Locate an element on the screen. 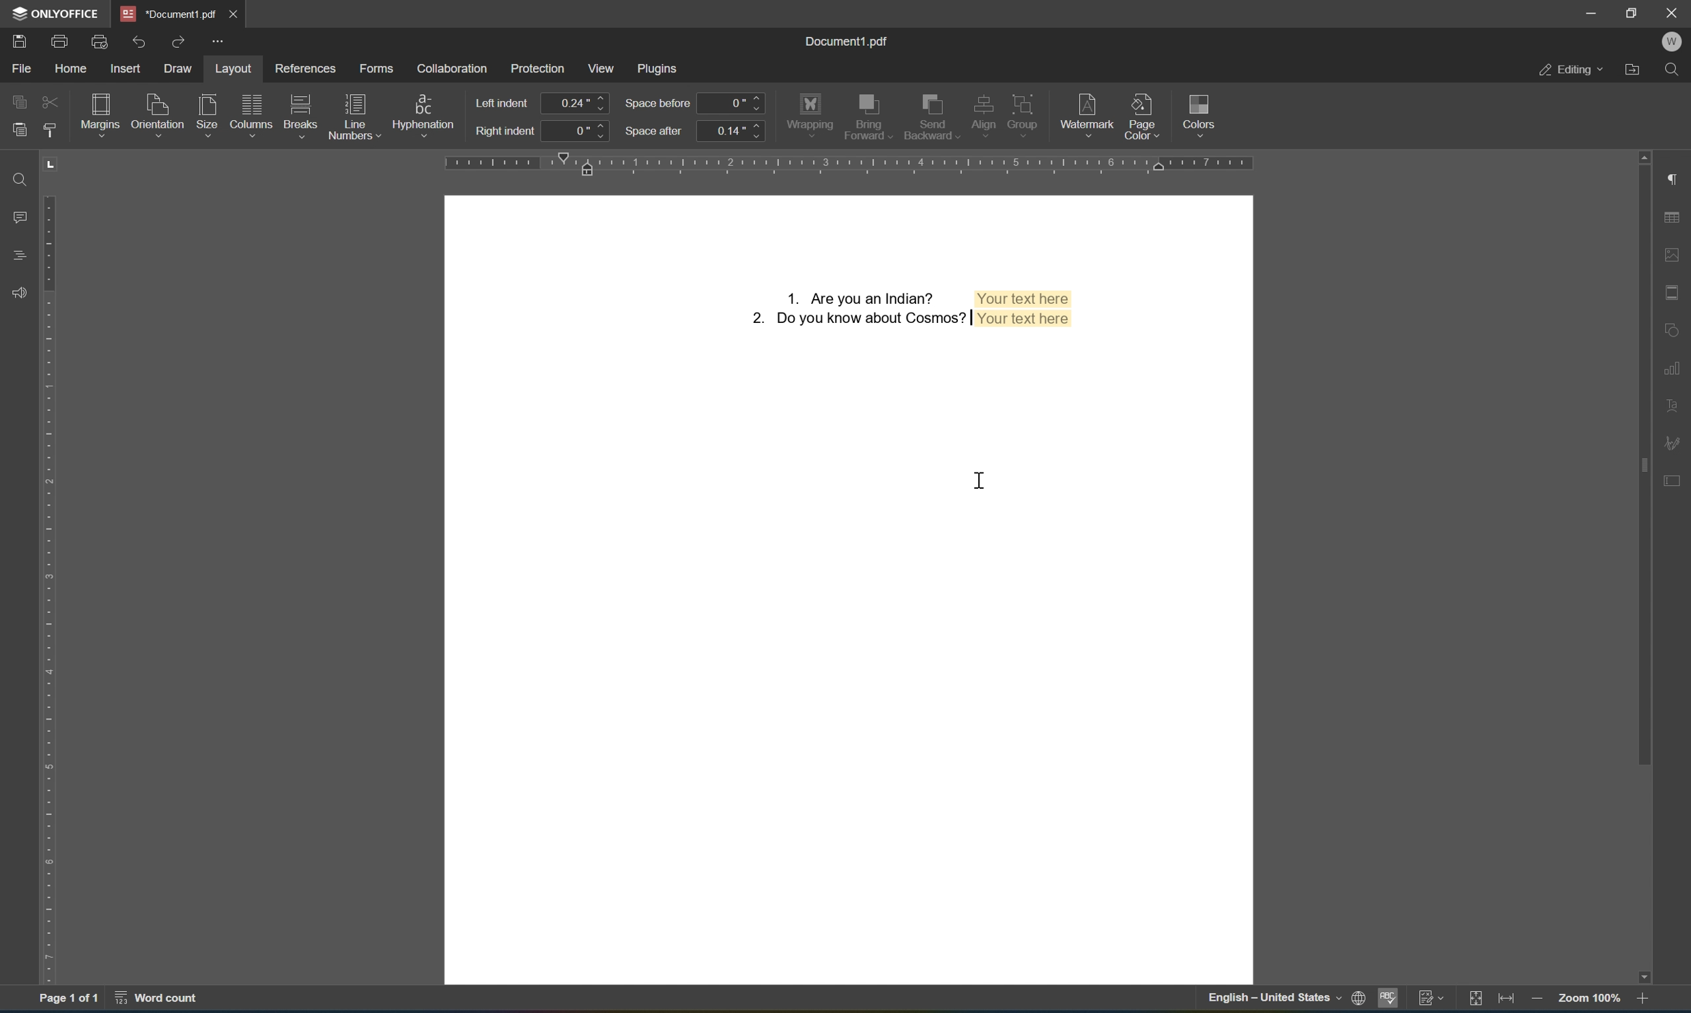  home is located at coordinates (72, 69).